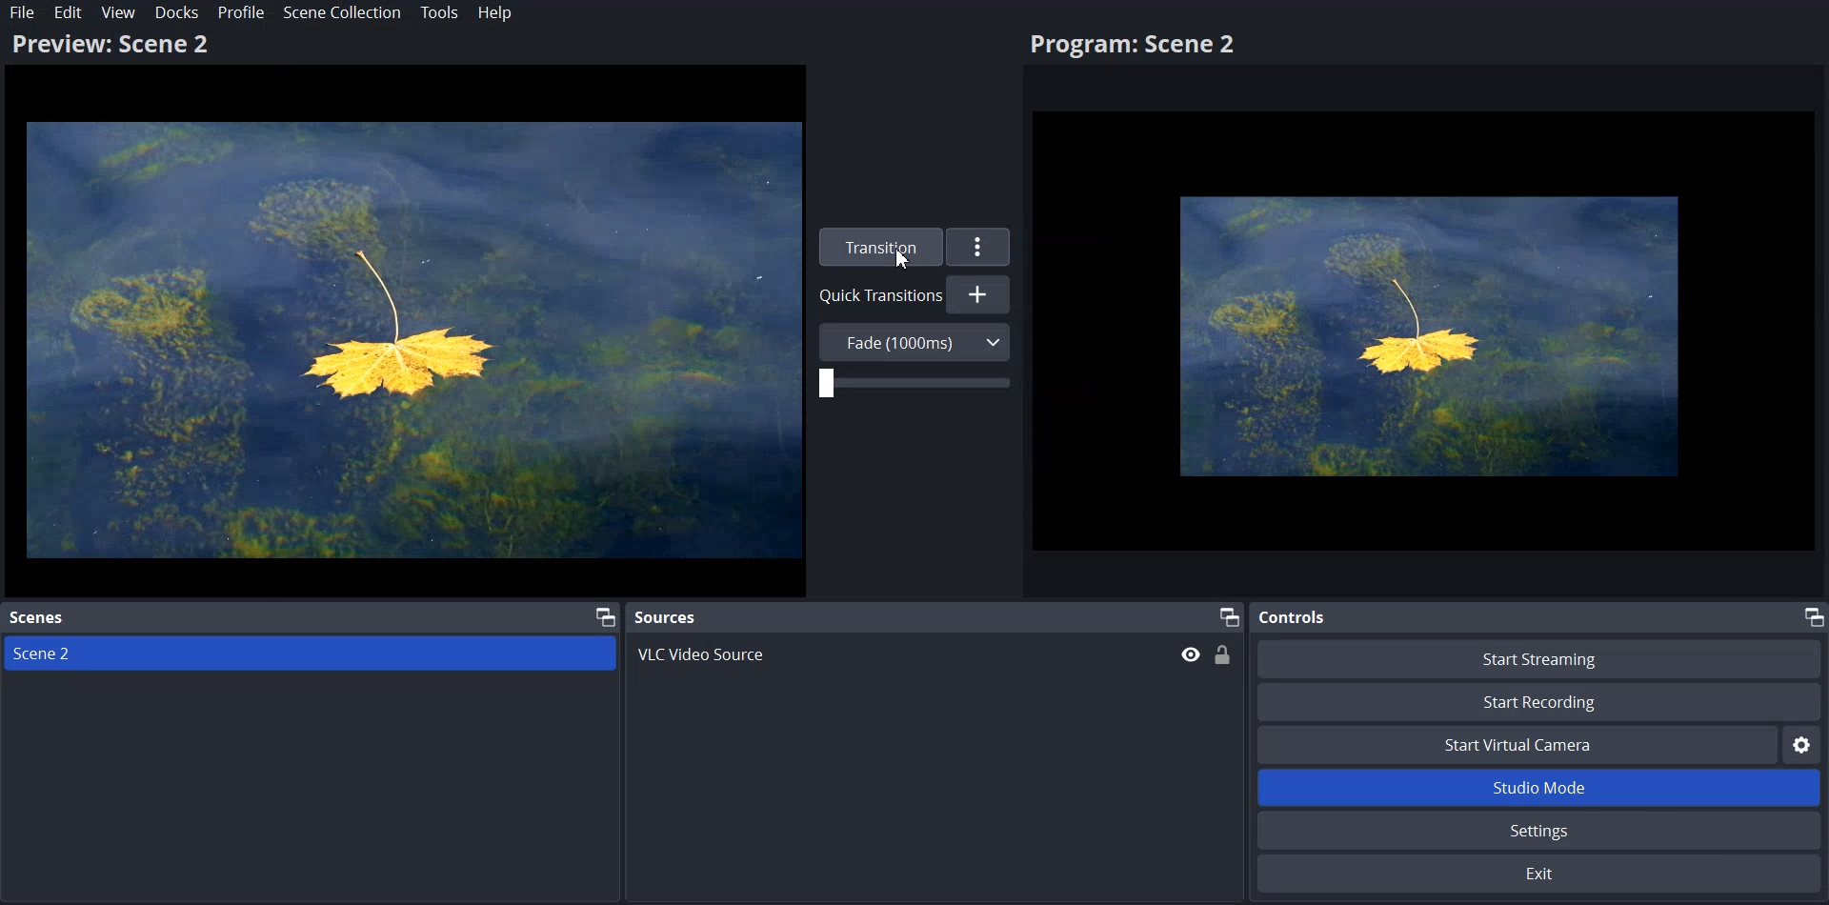  What do you see at coordinates (242, 12) in the screenshot?
I see `Profile` at bounding box center [242, 12].